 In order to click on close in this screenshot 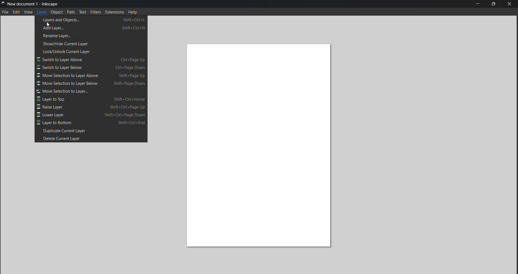, I will do `click(512, 4)`.